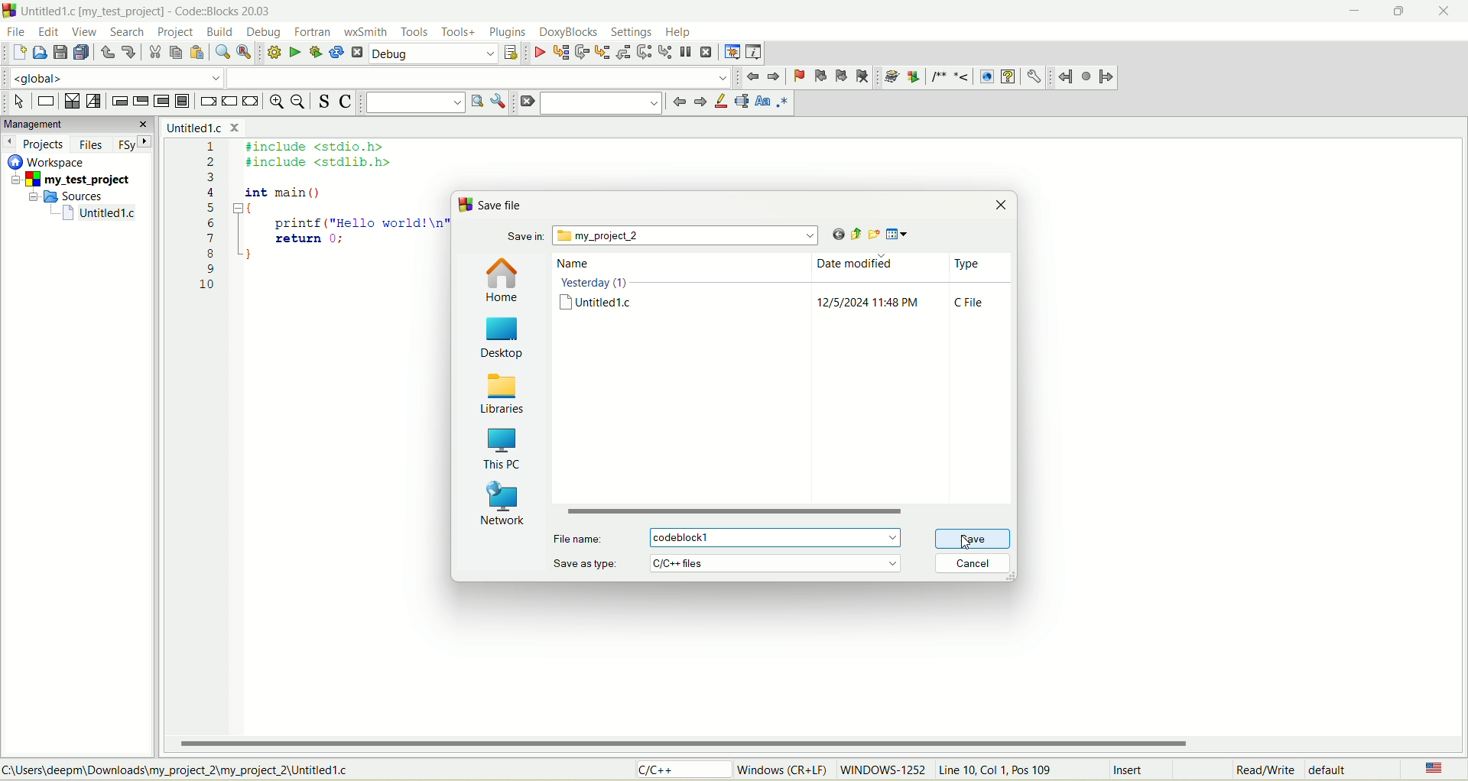  What do you see at coordinates (358, 55) in the screenshot?
I see `abort` at bounding box center [358, 55].